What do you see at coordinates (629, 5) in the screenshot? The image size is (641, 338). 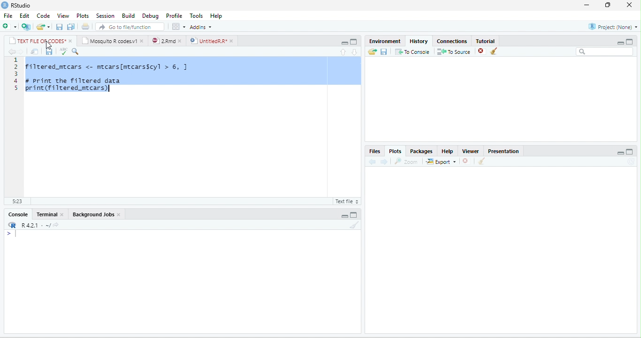 I see `close` at bounding box center [629, 5].